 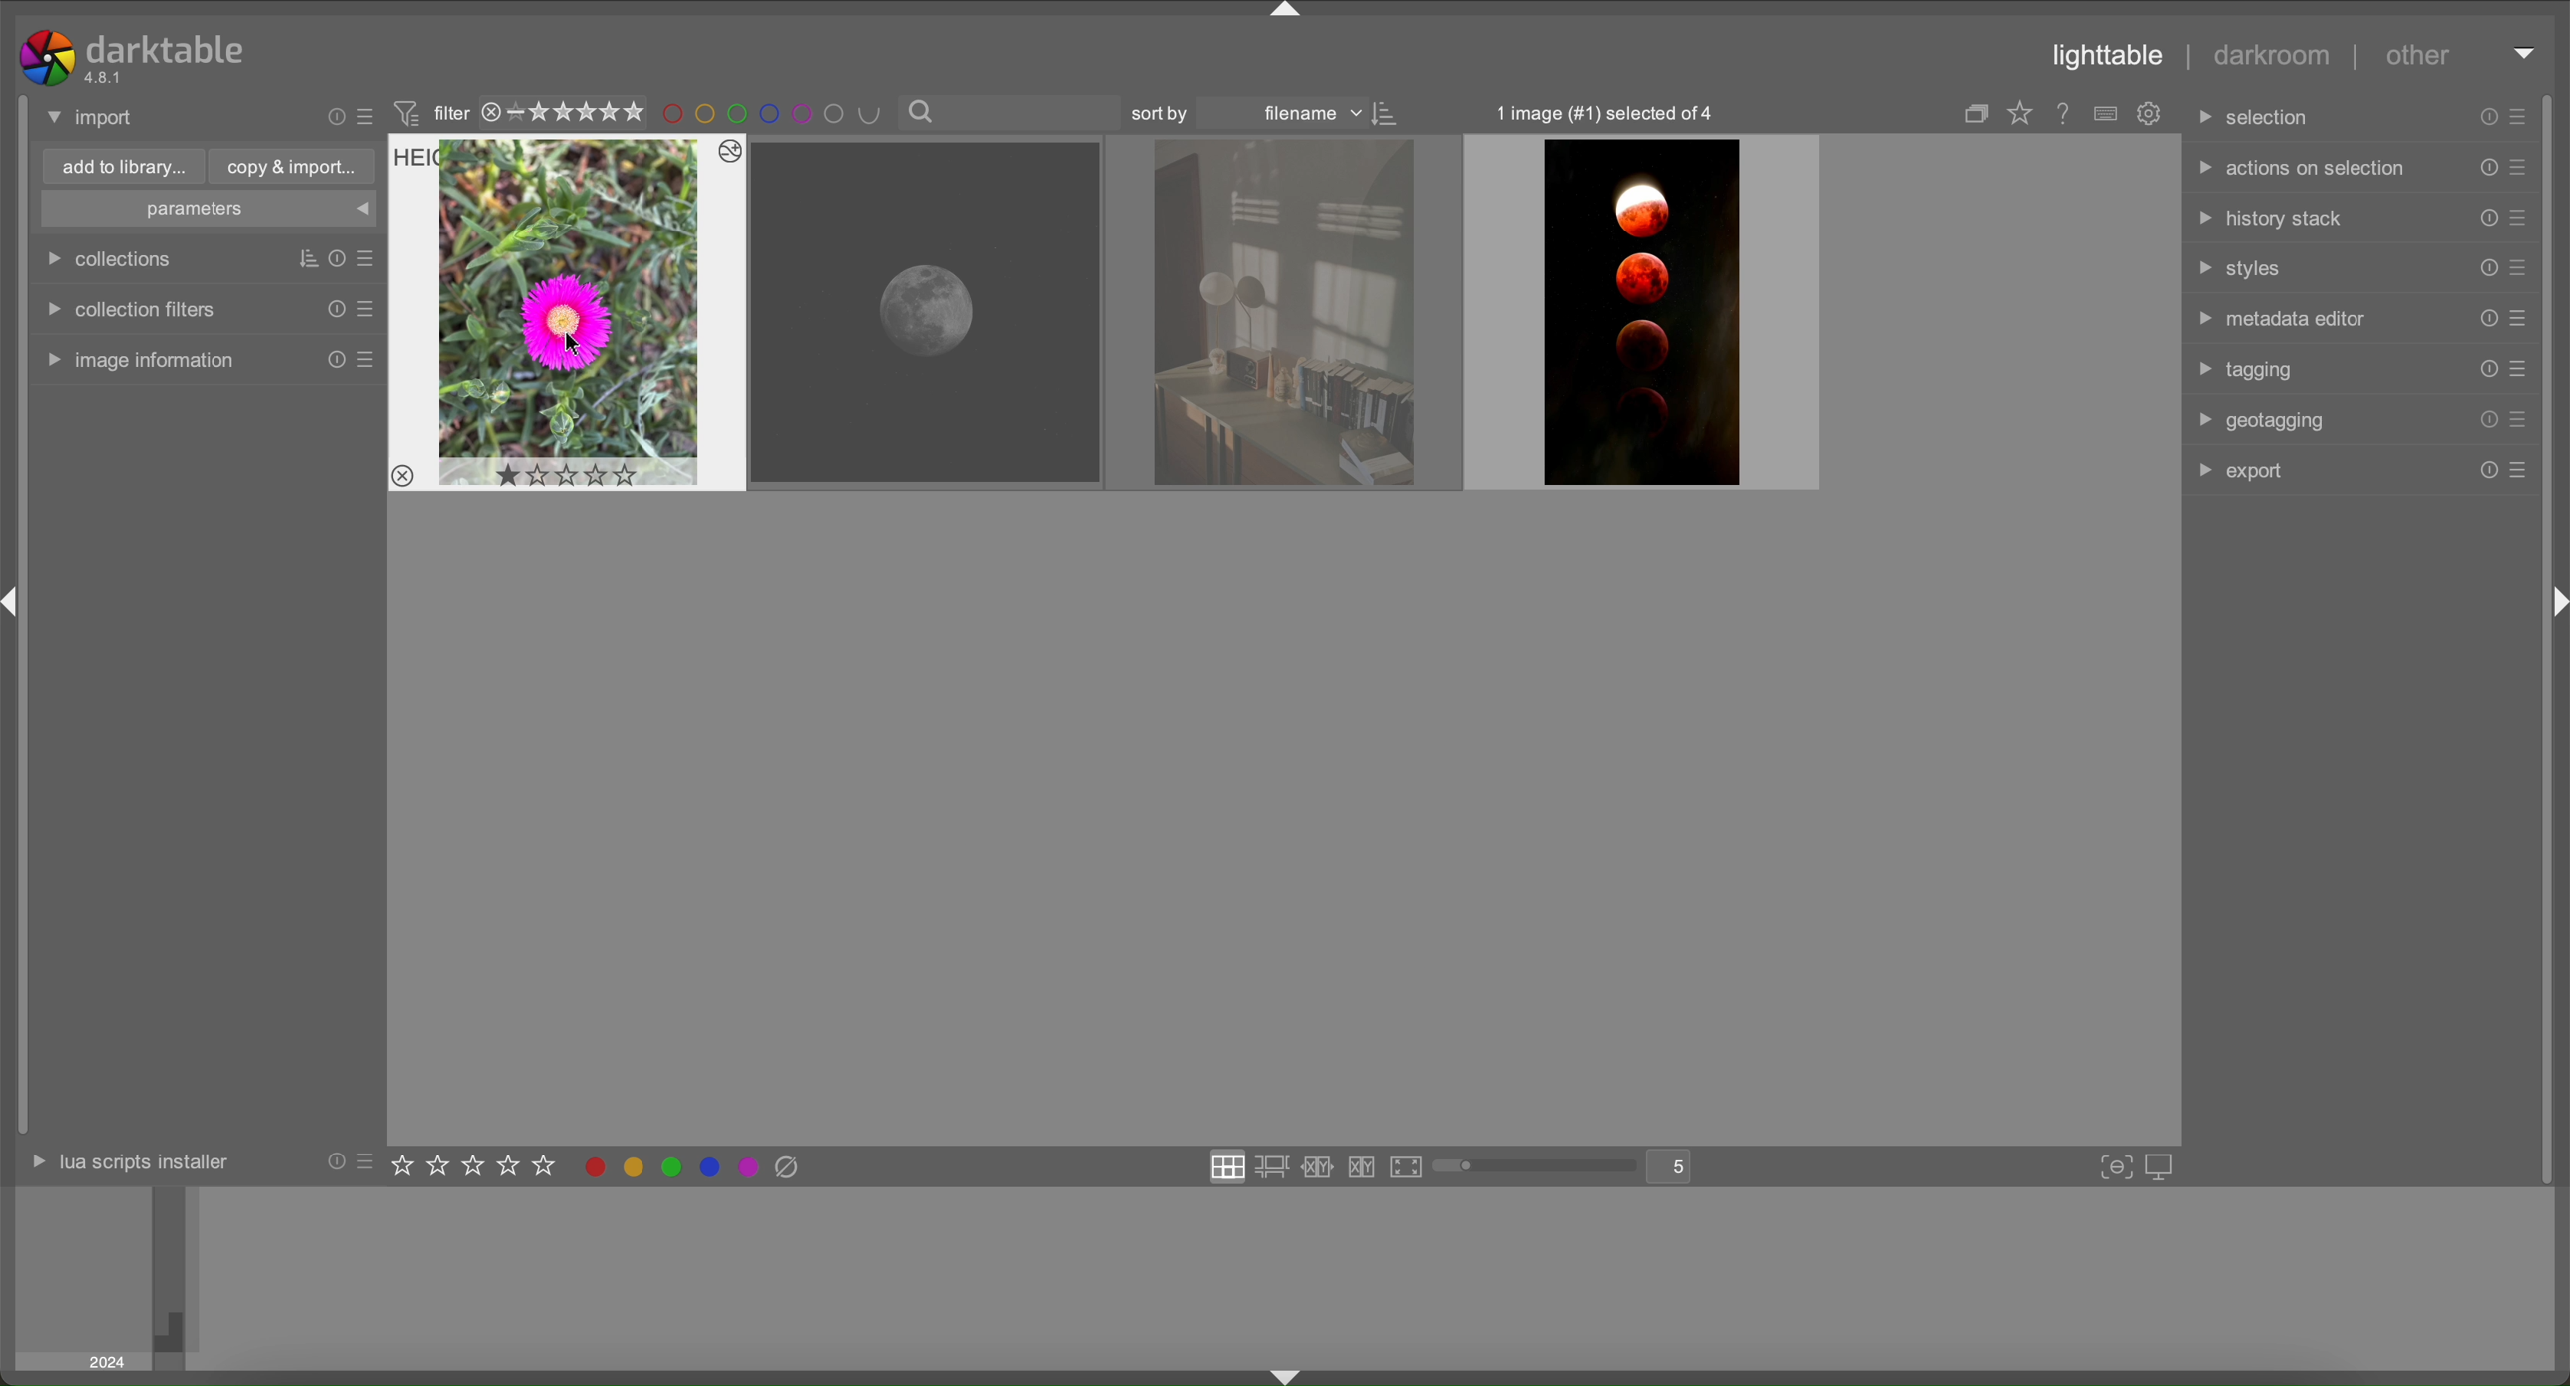 What do you see at coordinates (2242, 266) in the screenshot?
I see `styles tab` at bounding box center [2242, 266].